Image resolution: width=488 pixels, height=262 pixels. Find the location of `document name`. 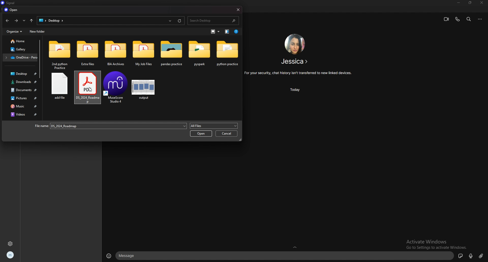

document name is located at coordinates (109, 126).